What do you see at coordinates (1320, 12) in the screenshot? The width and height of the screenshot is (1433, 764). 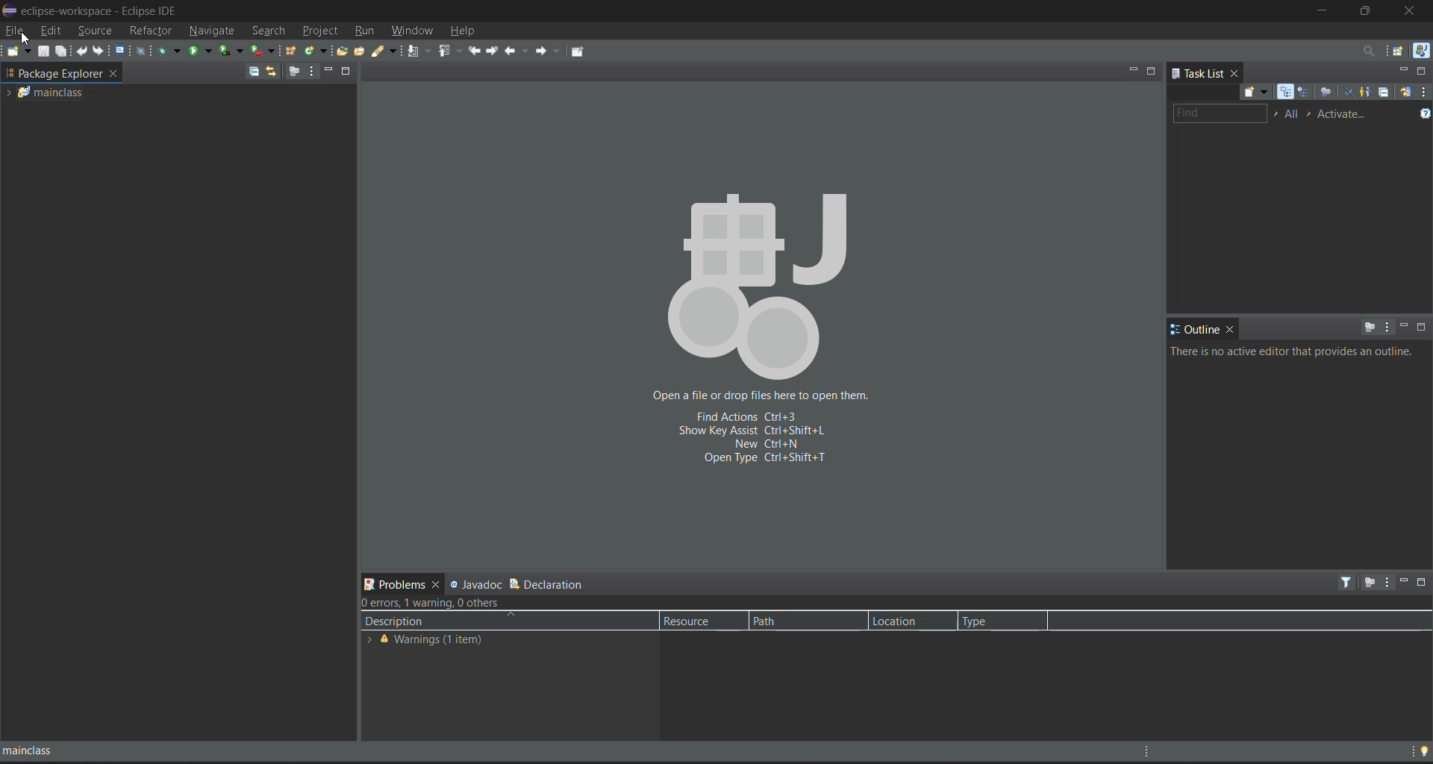 I see `minimize` at bounding box center [1320, 12].